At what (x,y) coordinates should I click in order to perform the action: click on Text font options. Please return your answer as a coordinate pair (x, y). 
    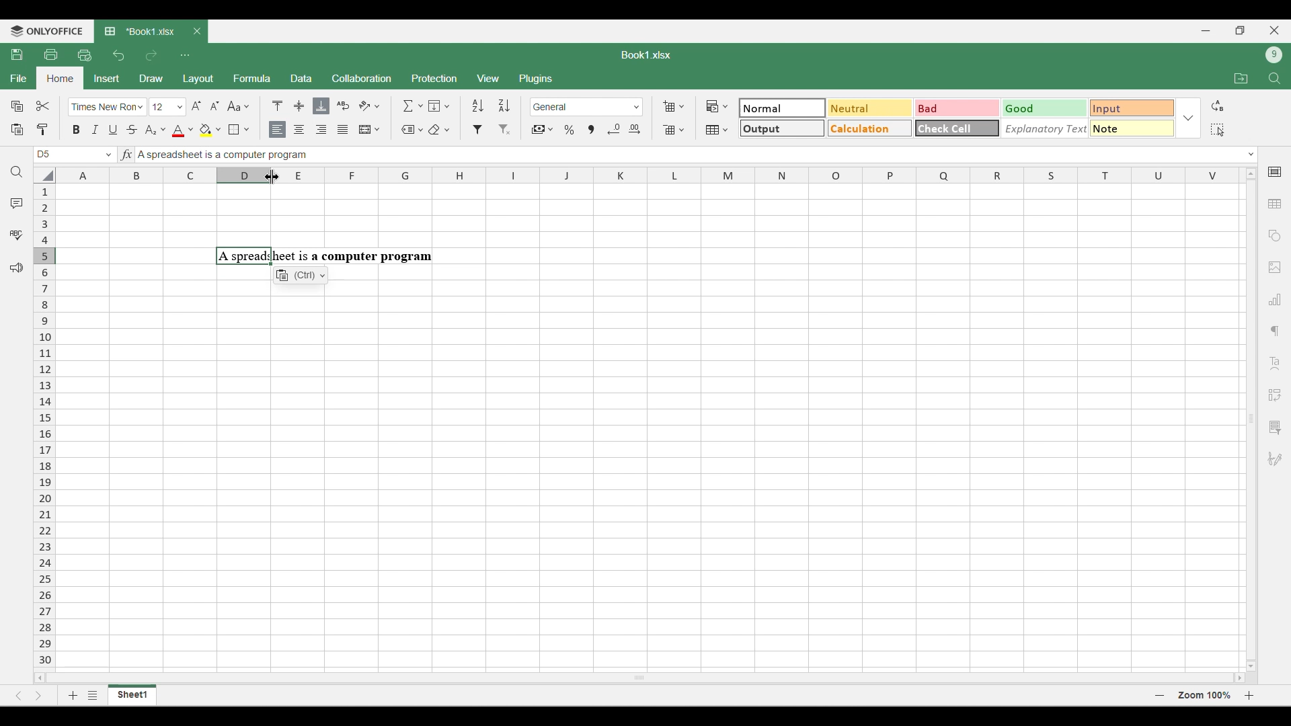
    Looking at the image, I should click on (108, 107).